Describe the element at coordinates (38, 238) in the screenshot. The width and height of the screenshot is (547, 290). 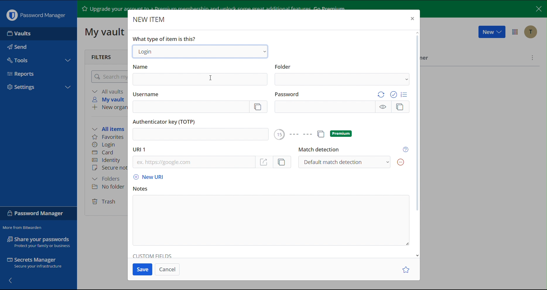
I see `Share your passwords` at that location.